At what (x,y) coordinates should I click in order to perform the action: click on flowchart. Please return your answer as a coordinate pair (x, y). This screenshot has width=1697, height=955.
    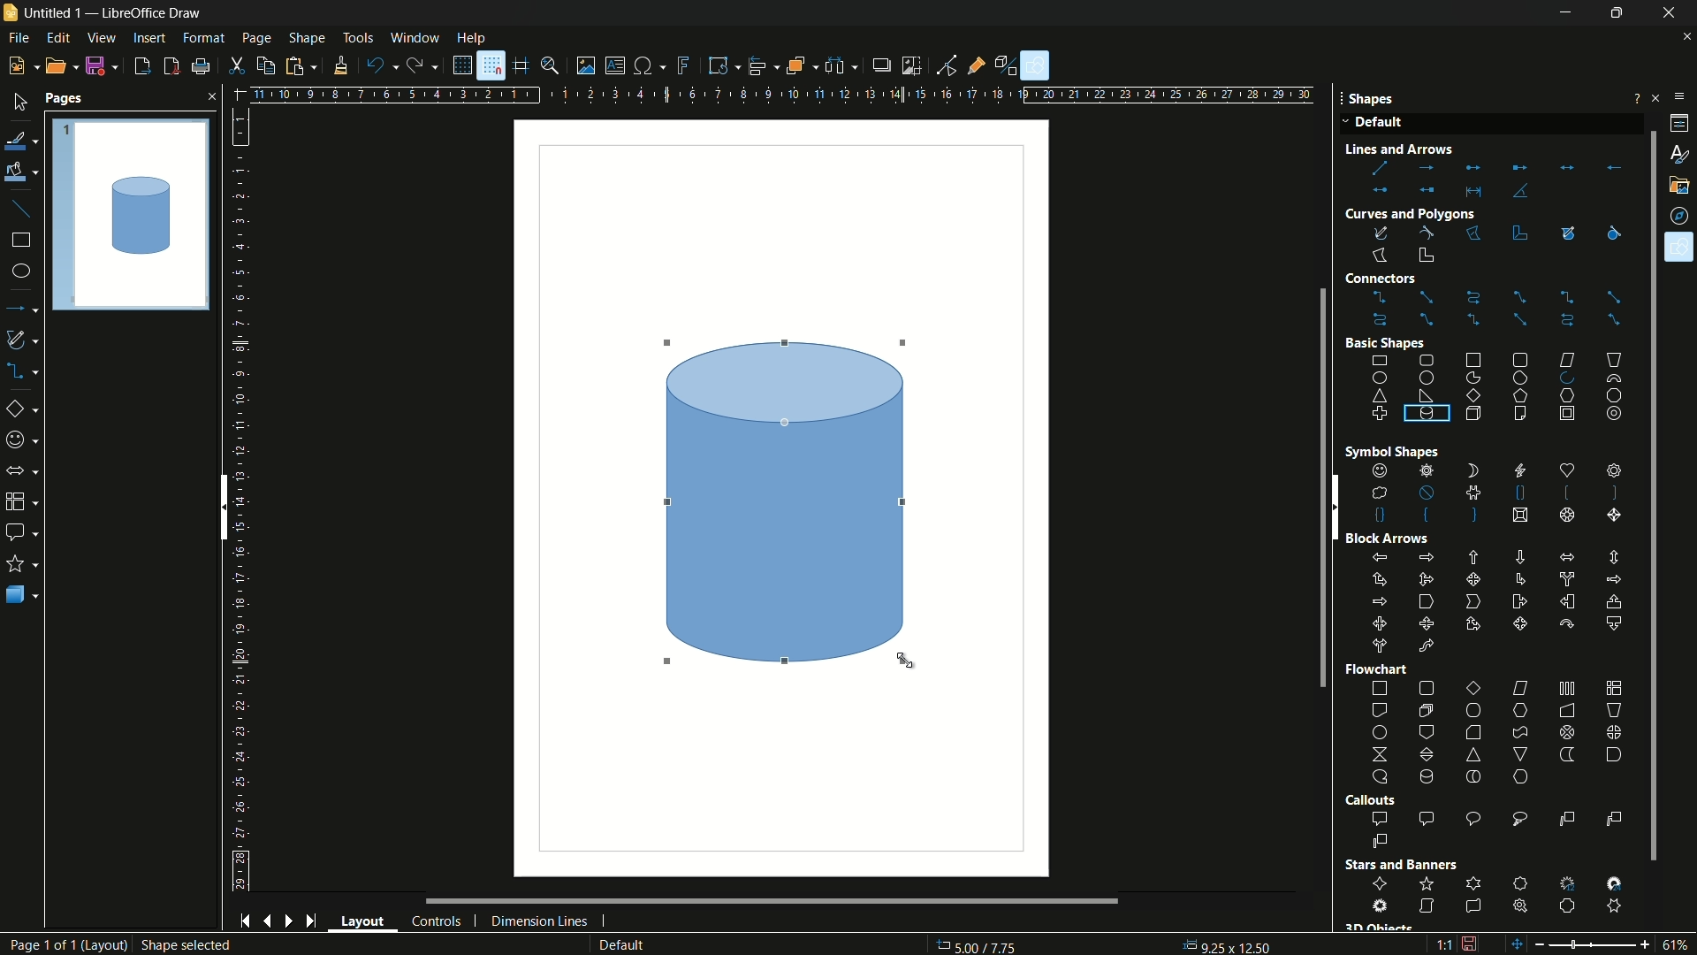
    Looking at the image, I should click on (1498, 734).